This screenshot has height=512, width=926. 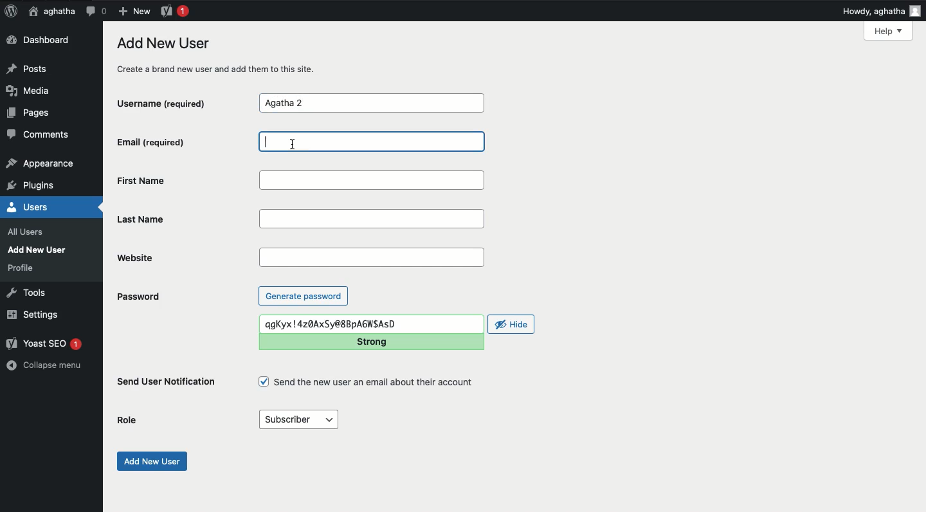 I want to click on appearance, so click(x=41, y=165).